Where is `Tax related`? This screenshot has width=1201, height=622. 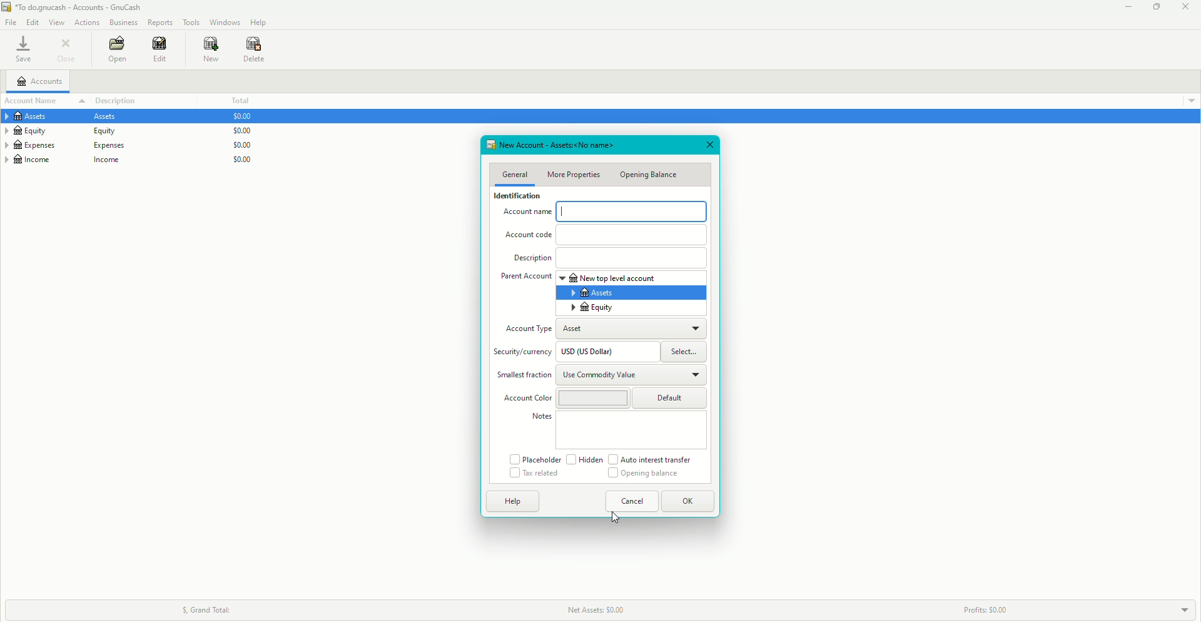 Tax related is located at coordinates (535, 474).